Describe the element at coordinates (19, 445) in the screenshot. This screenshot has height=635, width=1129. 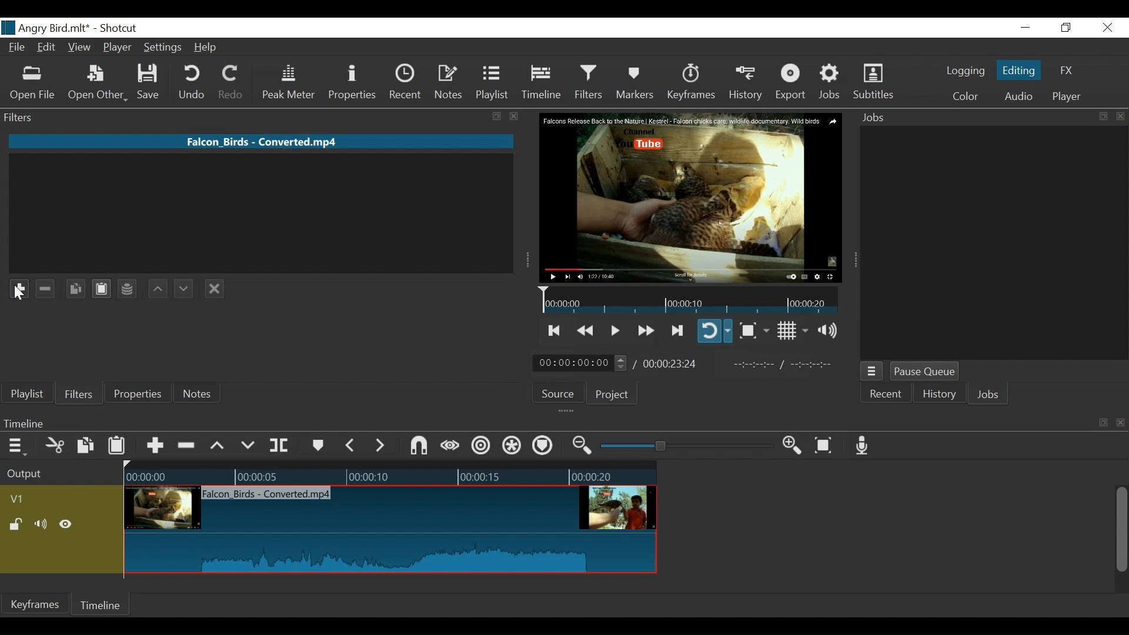
I see `Timeline menu` at that location.